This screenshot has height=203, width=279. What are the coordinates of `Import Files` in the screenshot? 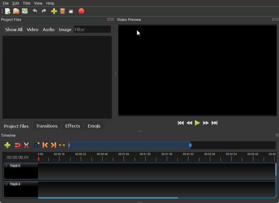 It's located at (55, 11).